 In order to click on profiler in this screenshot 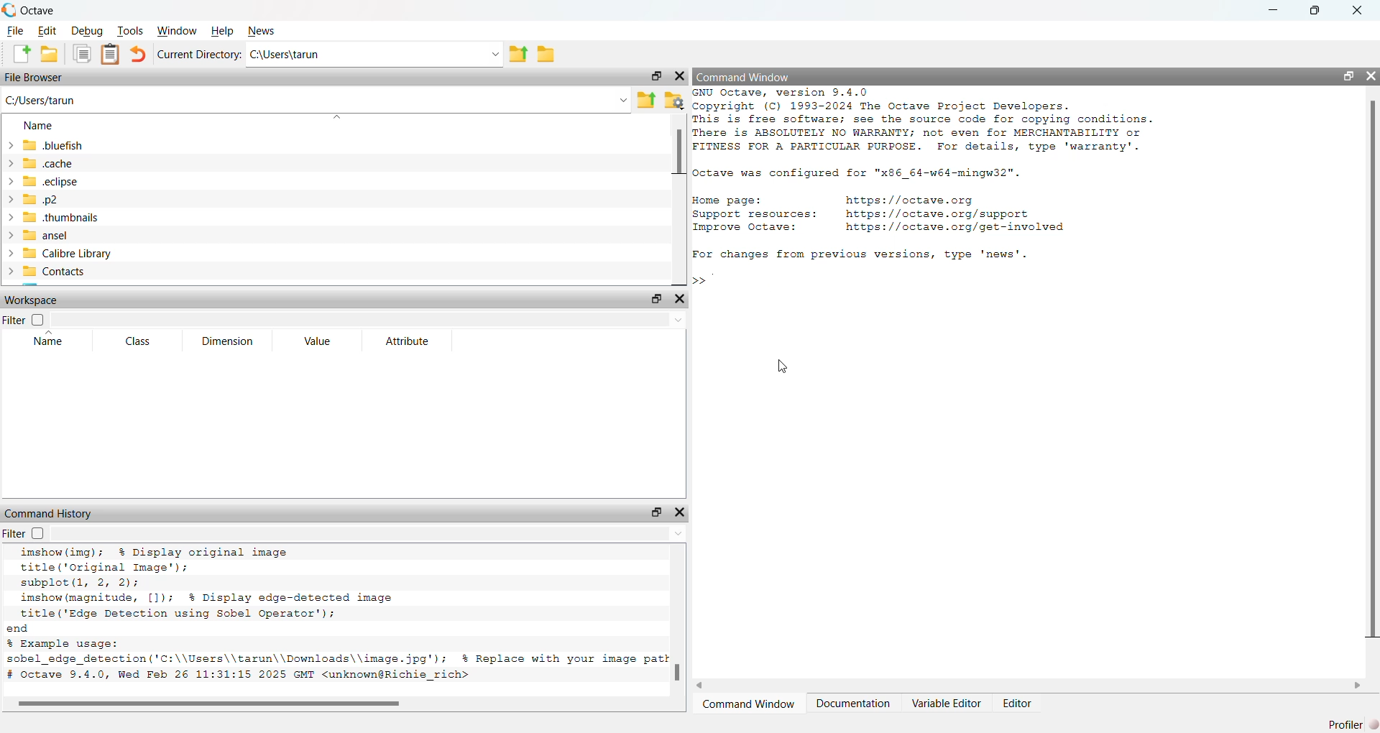, I will do `click(1346, 719)`.